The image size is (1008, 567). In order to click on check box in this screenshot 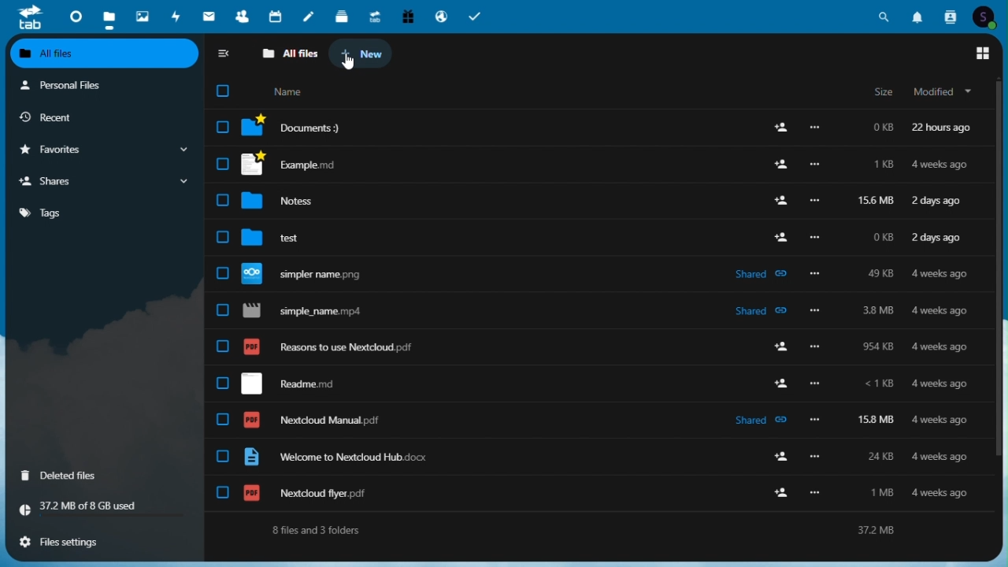, I will do `click(222, 383)`.